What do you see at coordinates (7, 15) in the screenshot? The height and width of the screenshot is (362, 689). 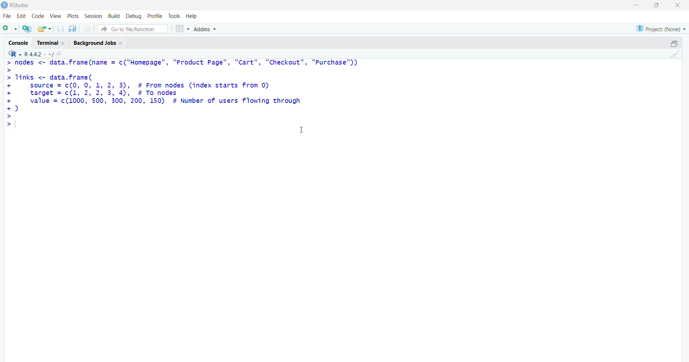 I see `file` at bounding box center [7, 15].